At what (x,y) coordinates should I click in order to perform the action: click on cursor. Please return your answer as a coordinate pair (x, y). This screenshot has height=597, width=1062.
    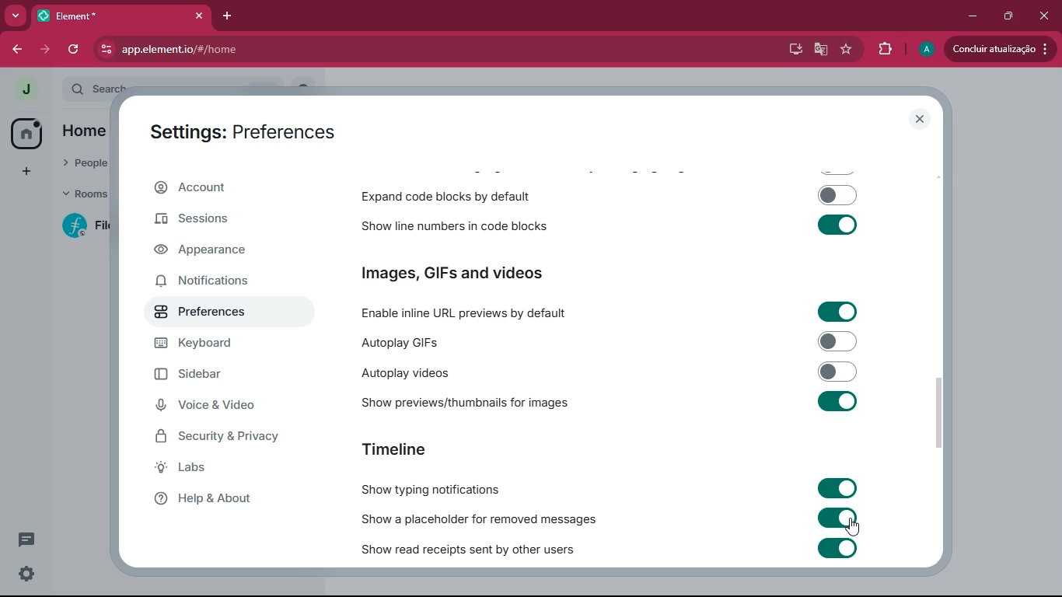
    Looking at the image, I should click on (851, 527).